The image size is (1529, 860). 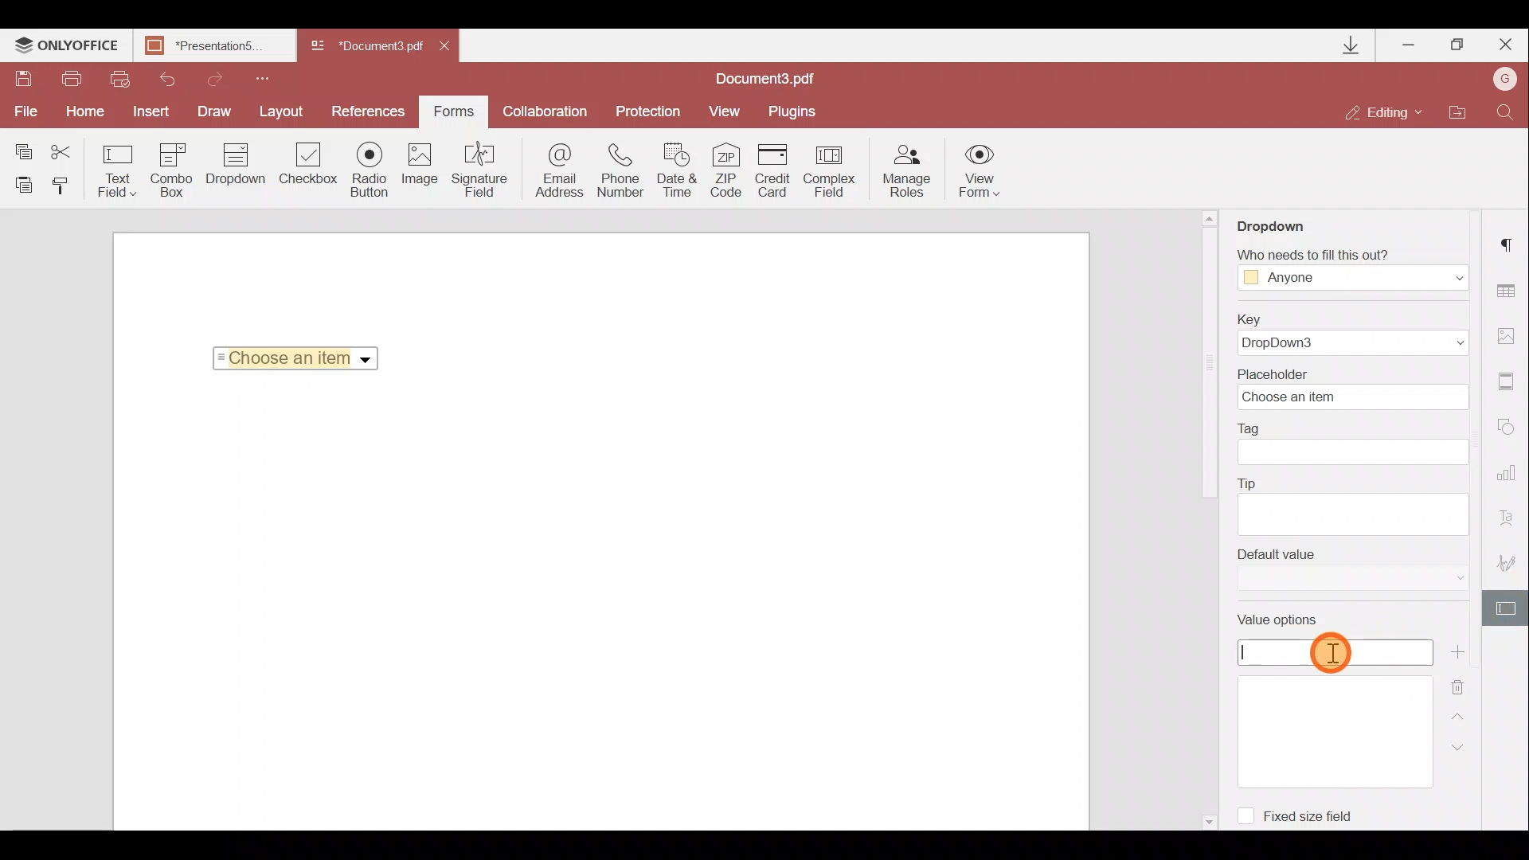 What do you see at coordinates (219, 47) in the screenshot?
I see `Document name` at bounding box center [219, 47].